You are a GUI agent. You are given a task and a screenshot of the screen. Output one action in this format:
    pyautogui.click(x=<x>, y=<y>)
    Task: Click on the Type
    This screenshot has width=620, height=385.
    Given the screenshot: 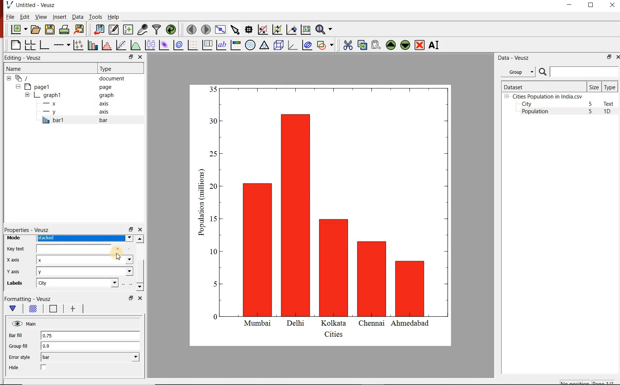 What is the action you would take?
    pyautogui.click(x=610, y=87)
    